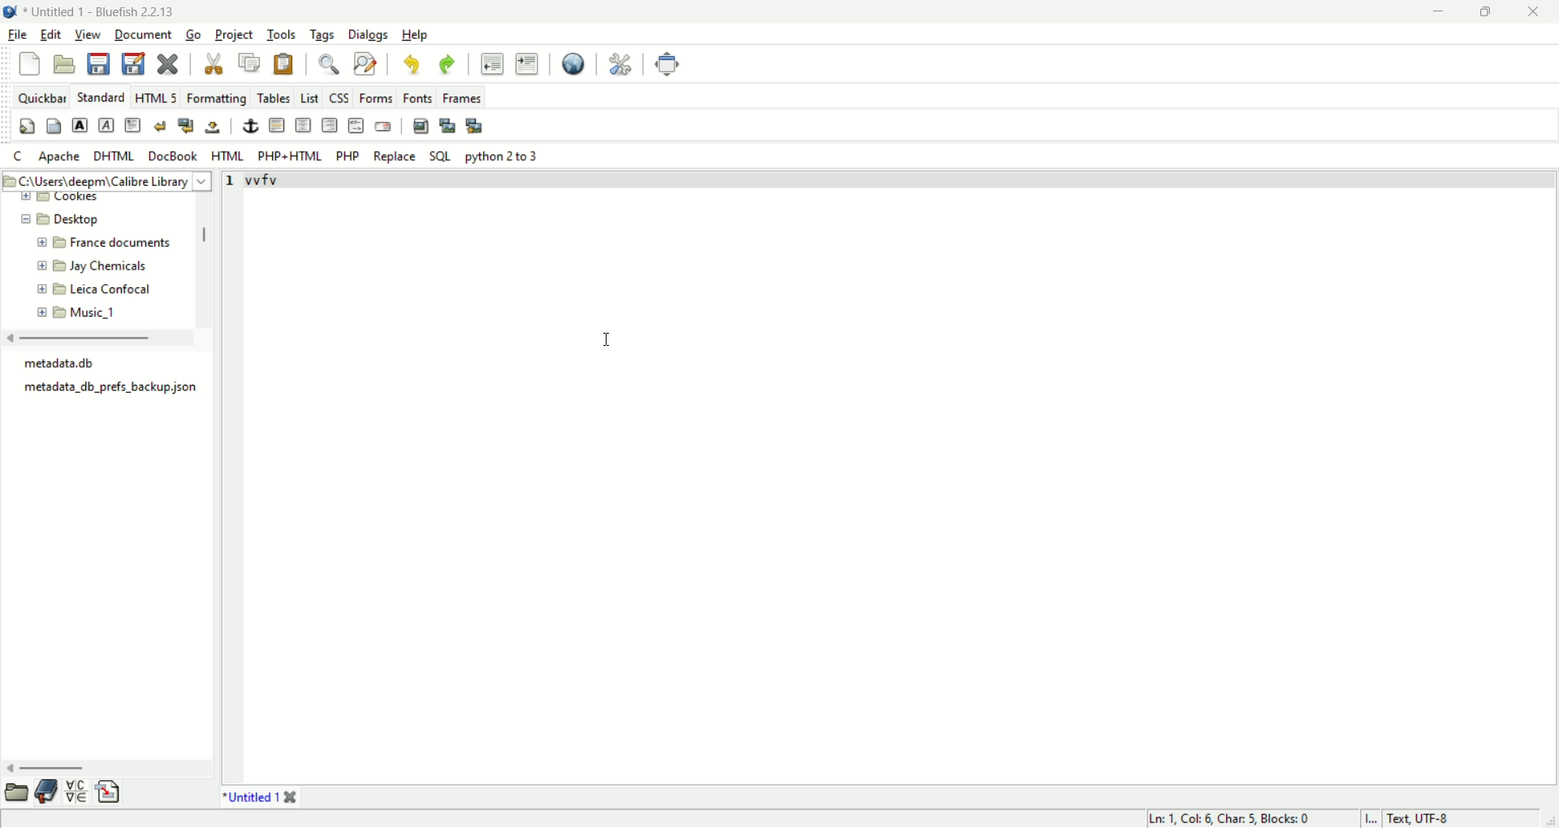 This screenshot has width=1559, height=828. What do you see at coordinates (1438, 14) in the screenshot?
I see `minimize` at bounding box center [1438, 14].